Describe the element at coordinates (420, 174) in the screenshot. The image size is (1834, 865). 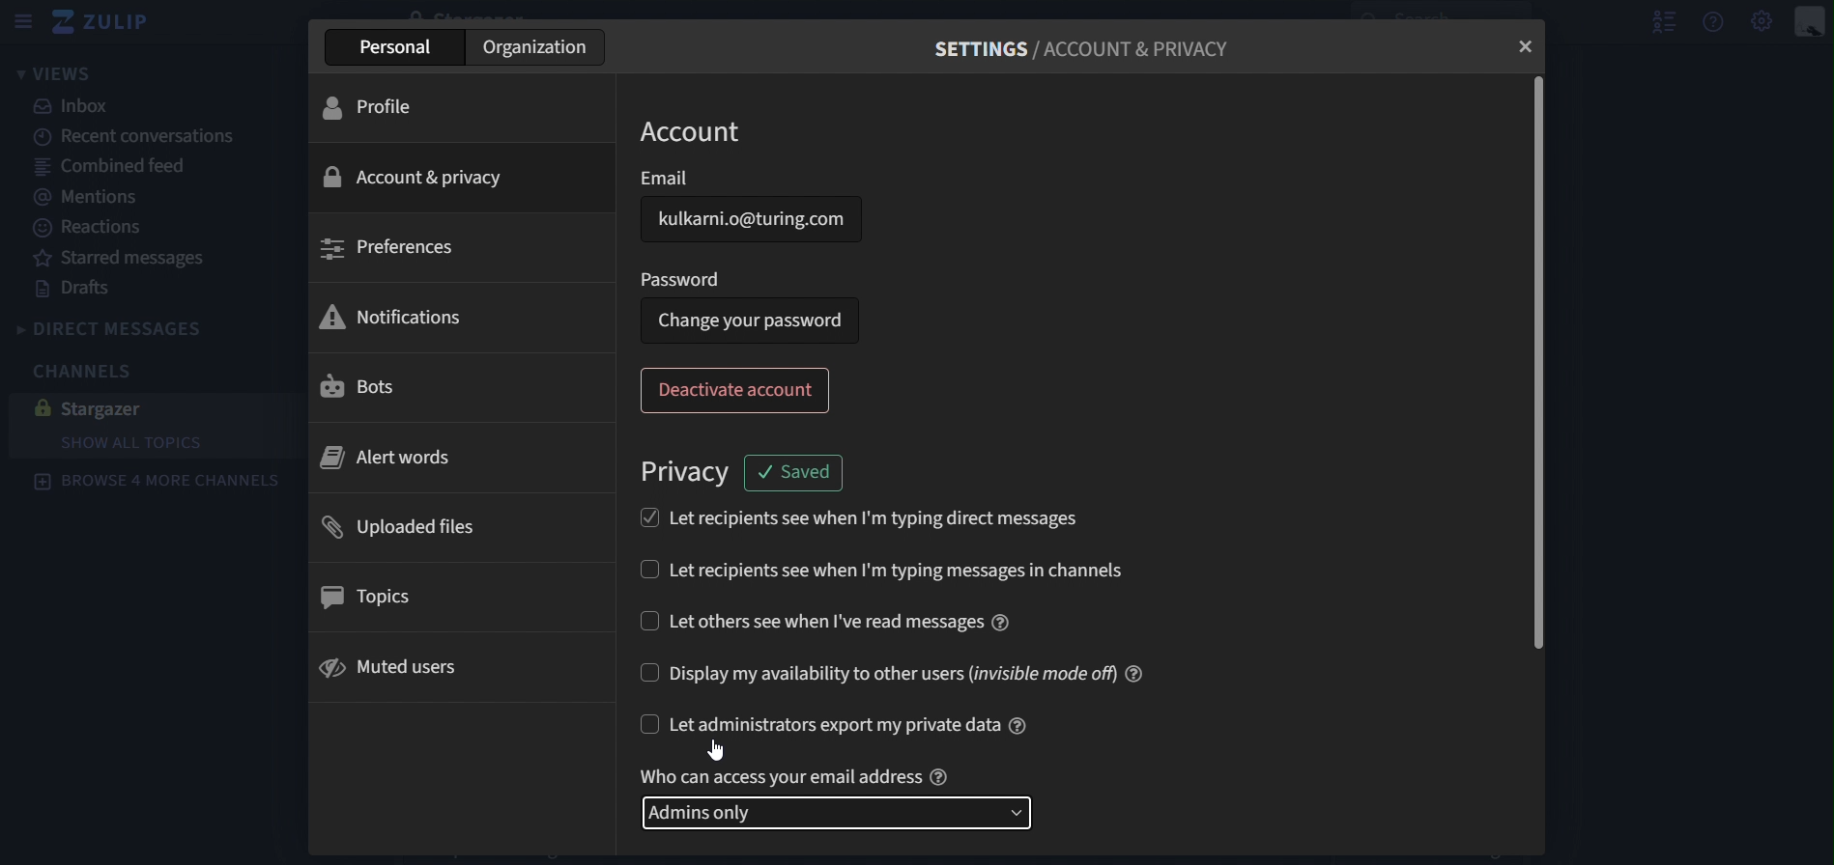
I see `account & privacy` at that location.